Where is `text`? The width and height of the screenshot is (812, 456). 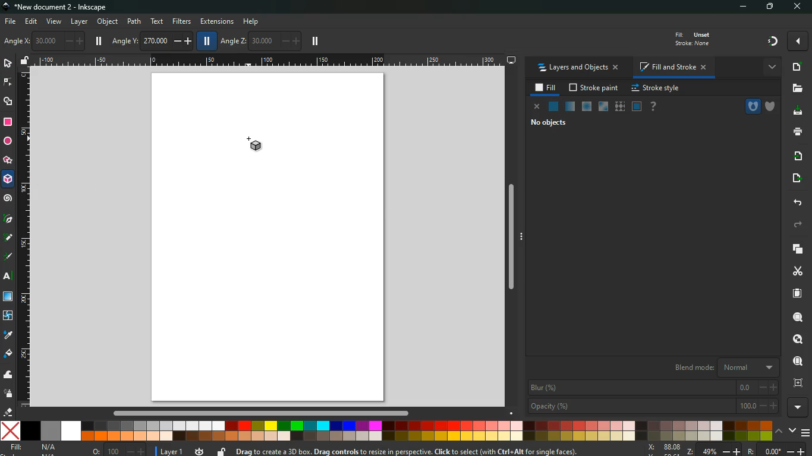
text is located at coordinates (9, 277).